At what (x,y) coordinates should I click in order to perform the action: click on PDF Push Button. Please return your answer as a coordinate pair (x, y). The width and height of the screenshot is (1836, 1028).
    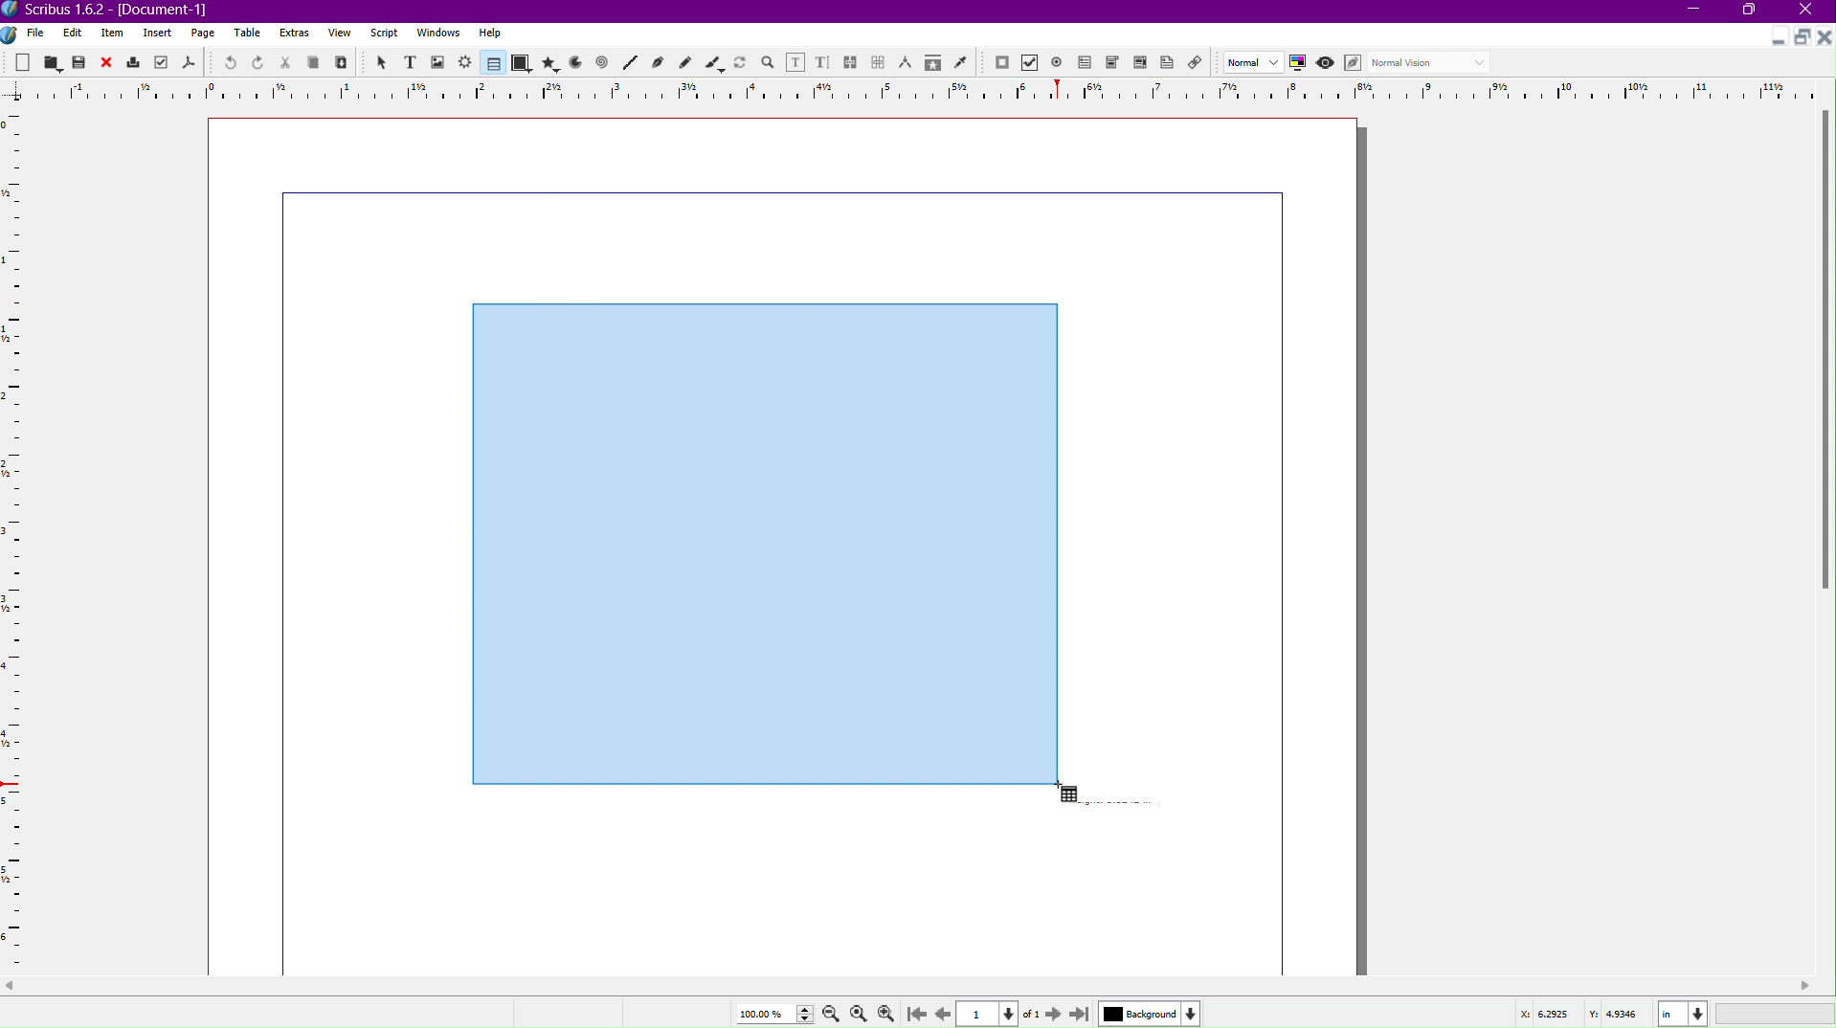
    Looking at the image, I should click on (1001, 63).